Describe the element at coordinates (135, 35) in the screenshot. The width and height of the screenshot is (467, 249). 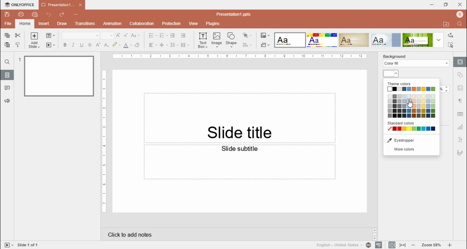
I see `change case` at that location.